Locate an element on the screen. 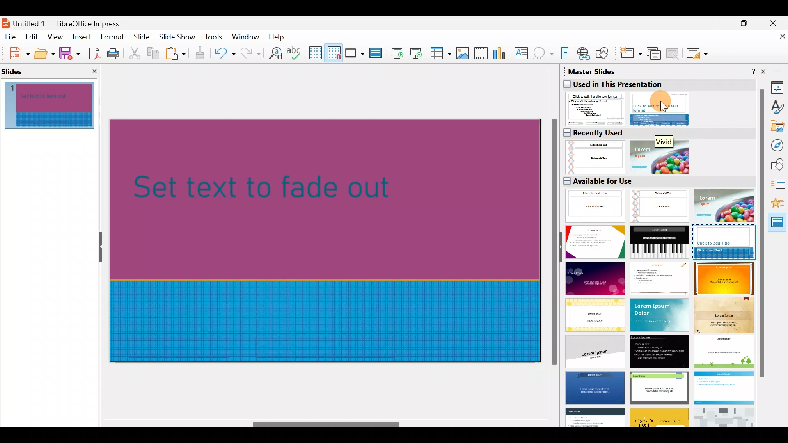 The height and width of the screenshot is (443, 788). Insert text box is located at coordinates (523, 54).